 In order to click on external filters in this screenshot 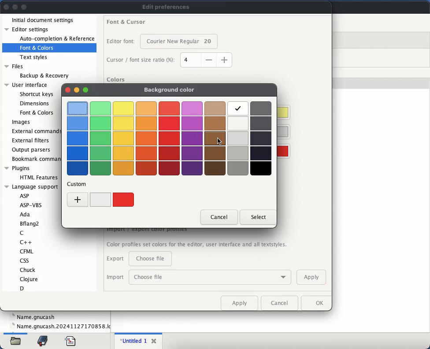, I will do `click(30, 140)`.